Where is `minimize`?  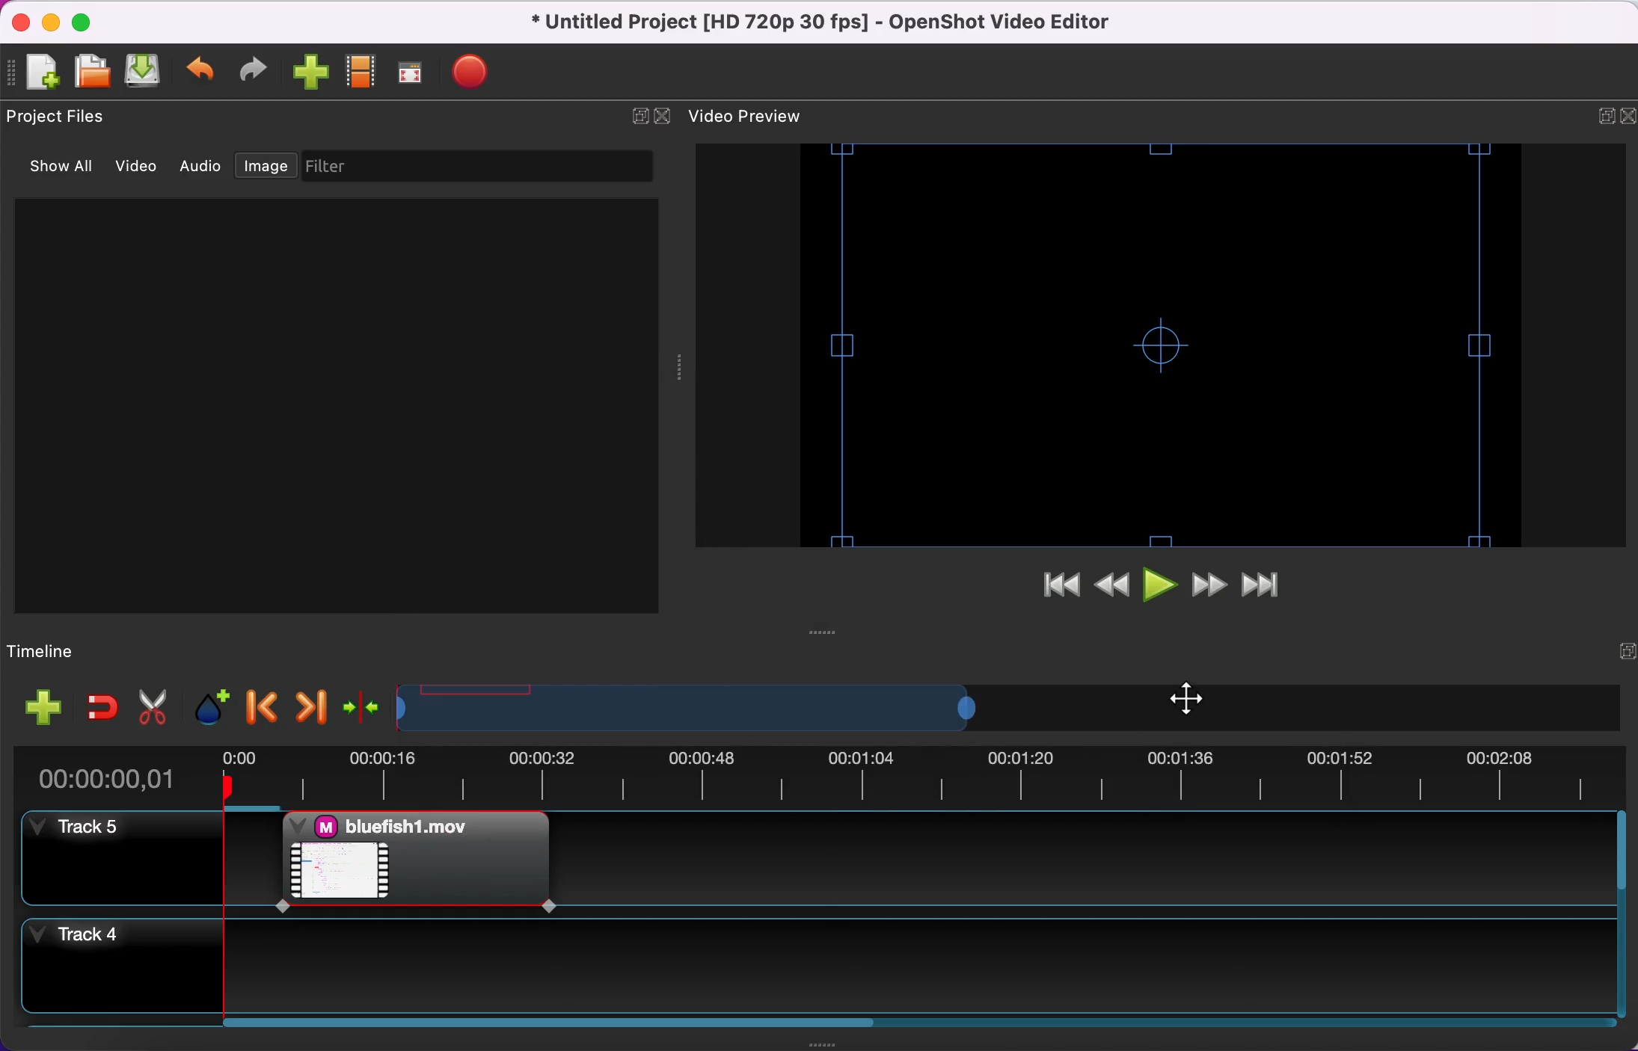
minimize is located at coordinates (52, 21).